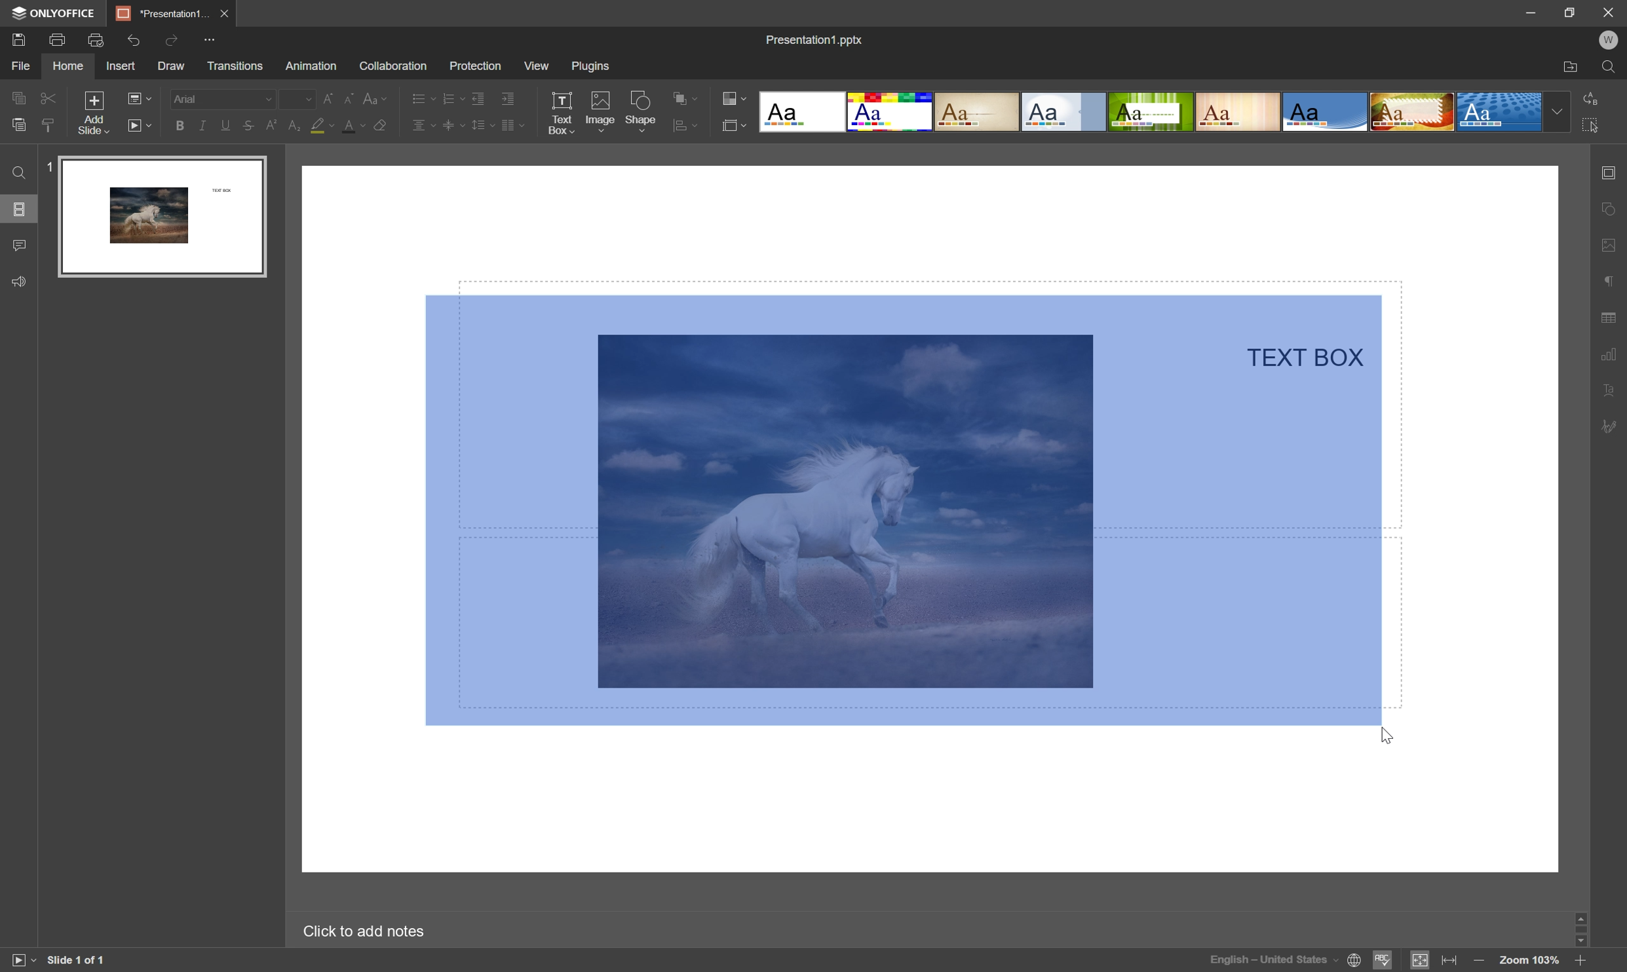 The width and height of the screenshot is (1627, 972). I want to click on font, so click(221, 97).